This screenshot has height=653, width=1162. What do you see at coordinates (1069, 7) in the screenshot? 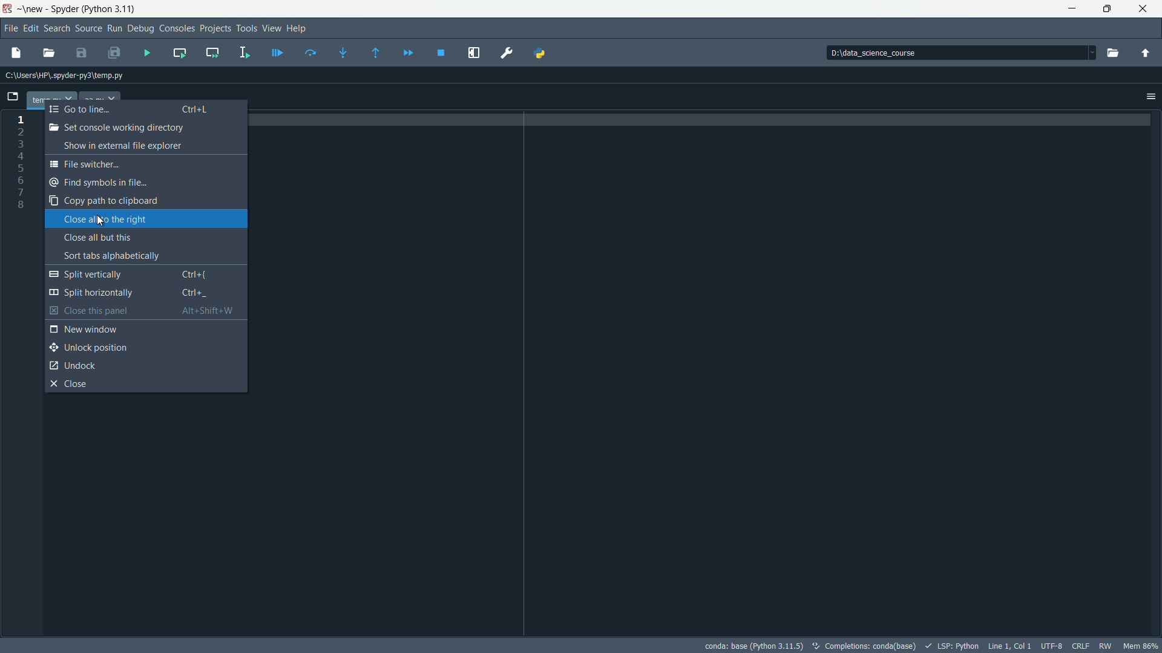
I see `minimize` at bounding box center [1069, 7].